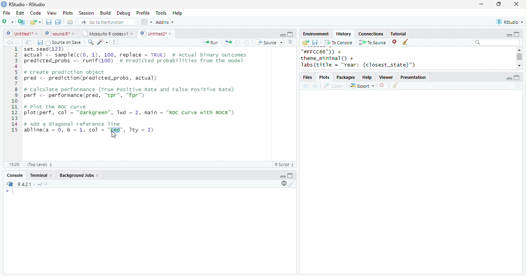  I want to click on print, so click(70, 22).